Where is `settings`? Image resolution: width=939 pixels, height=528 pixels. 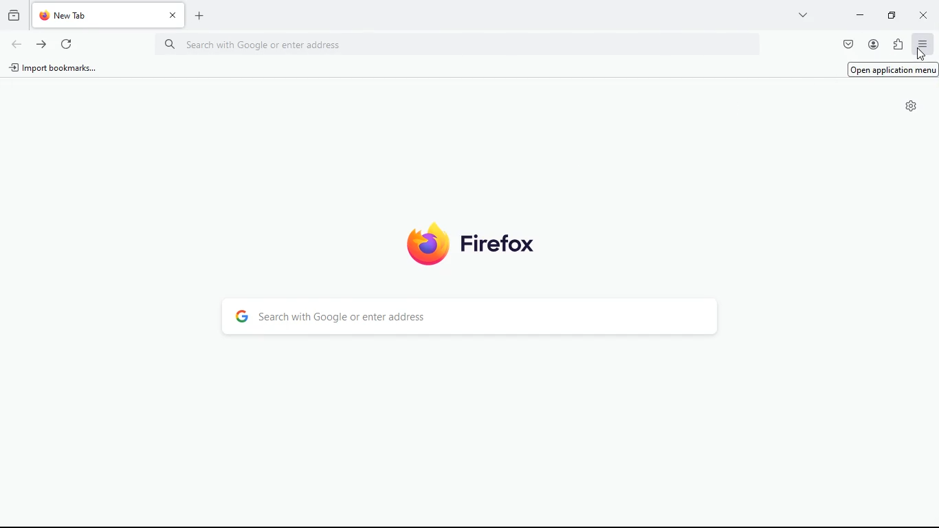 settings is located at coordinates (909, 106).